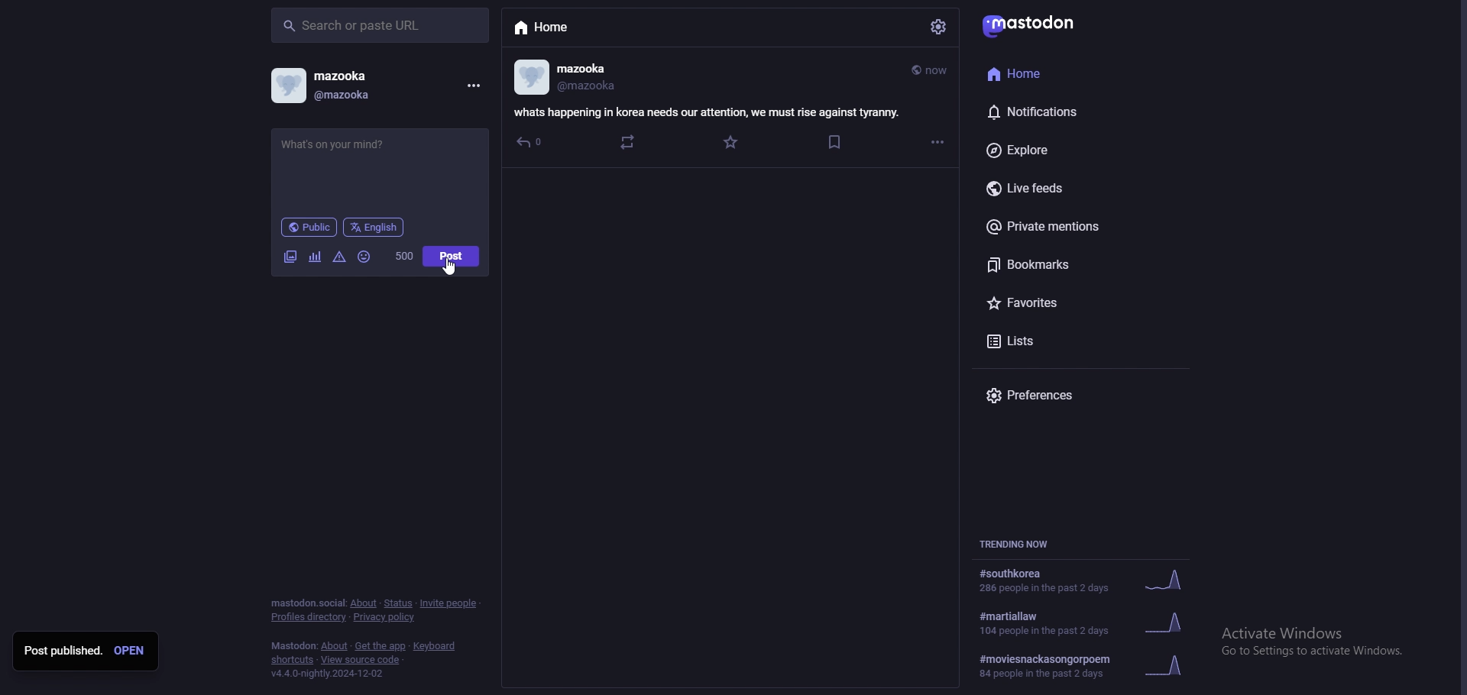 The image size is (1467, 695). What do you see at coordinates (704, 112) in the screenshot?
I see `status` at bounding box center [704, 112].